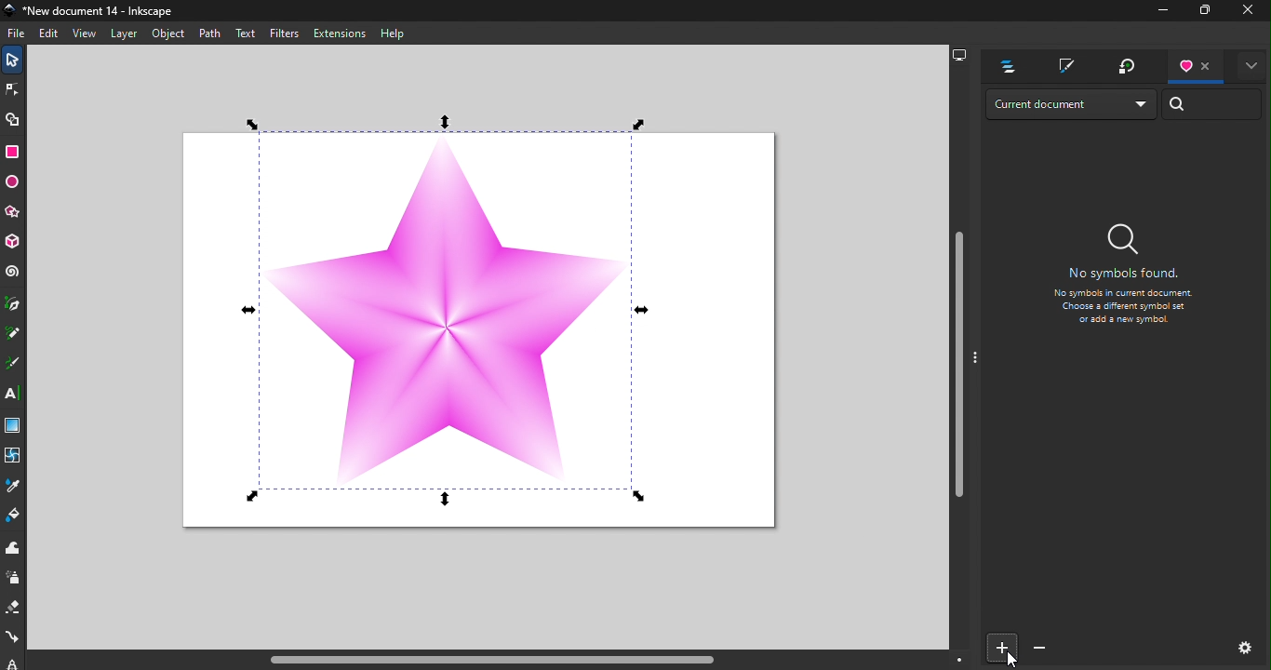 The height and width of the screenshot is (670, 1271). Describe the element at coordinates (9, 61) in the screenshot. I see `Selector tool` at that location.